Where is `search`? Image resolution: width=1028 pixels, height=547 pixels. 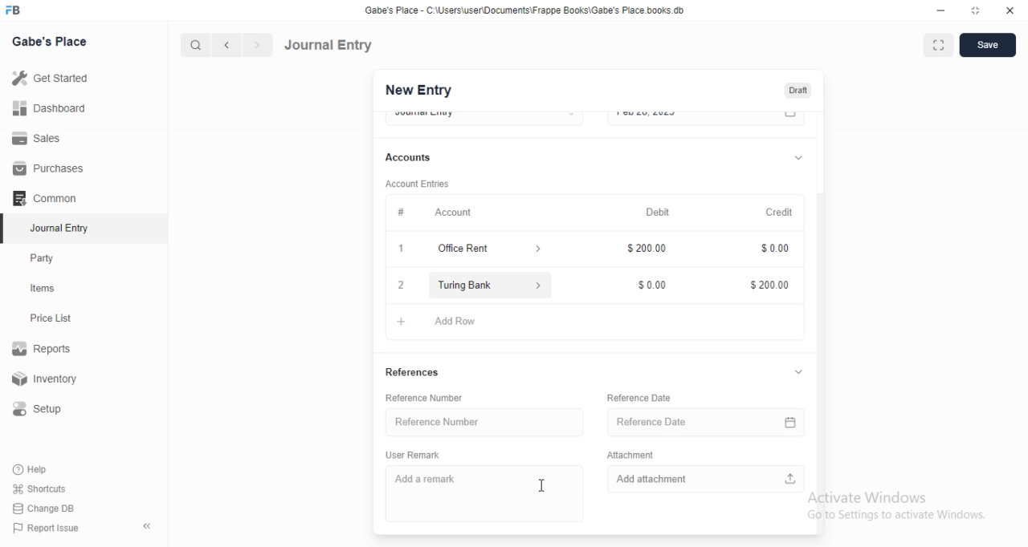 search is located at coordinates (194, 45).